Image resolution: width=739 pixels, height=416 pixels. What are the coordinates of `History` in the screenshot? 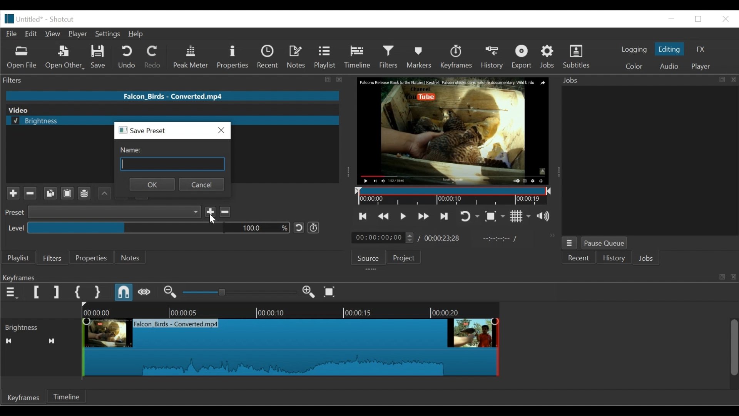 It's located at (492, 57).